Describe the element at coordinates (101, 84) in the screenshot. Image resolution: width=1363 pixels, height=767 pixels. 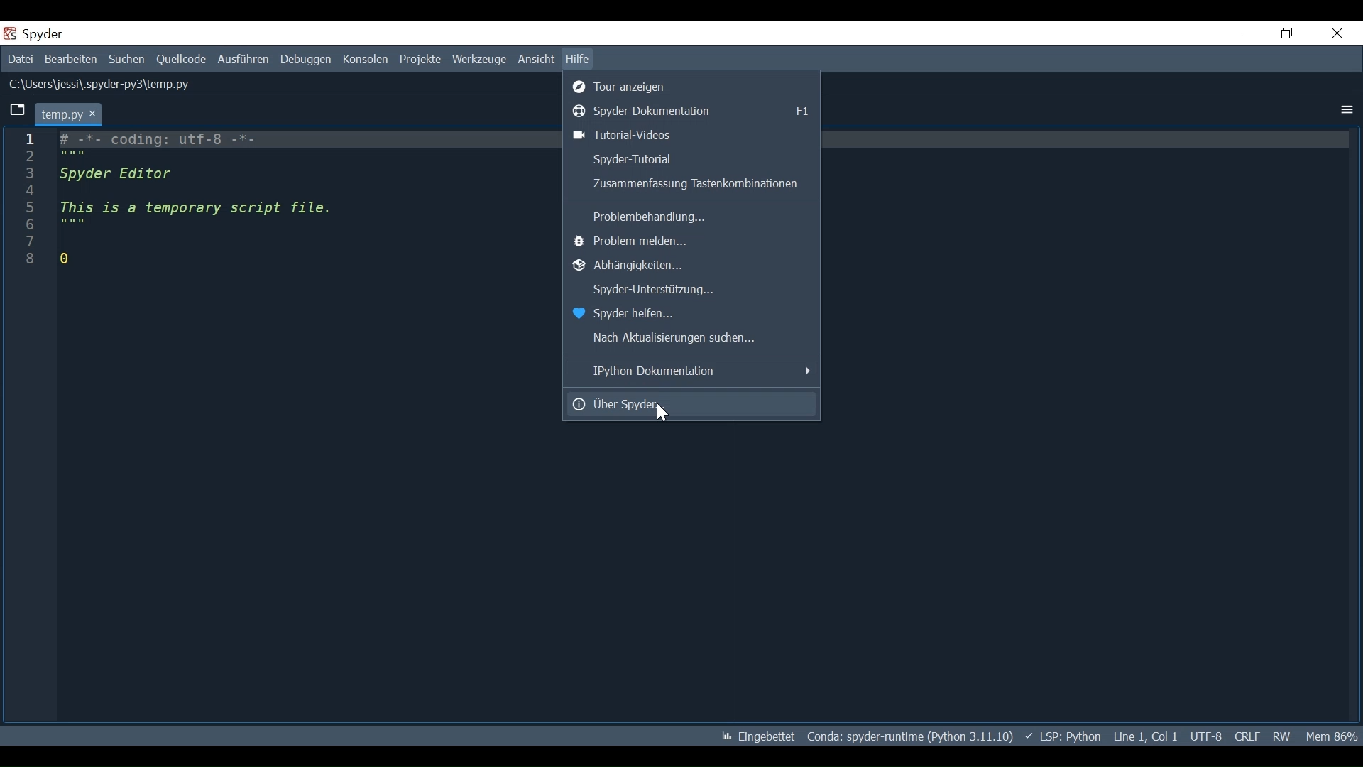
I see `C:\Users\jess\.spyder-py3\temp.py` at that location.